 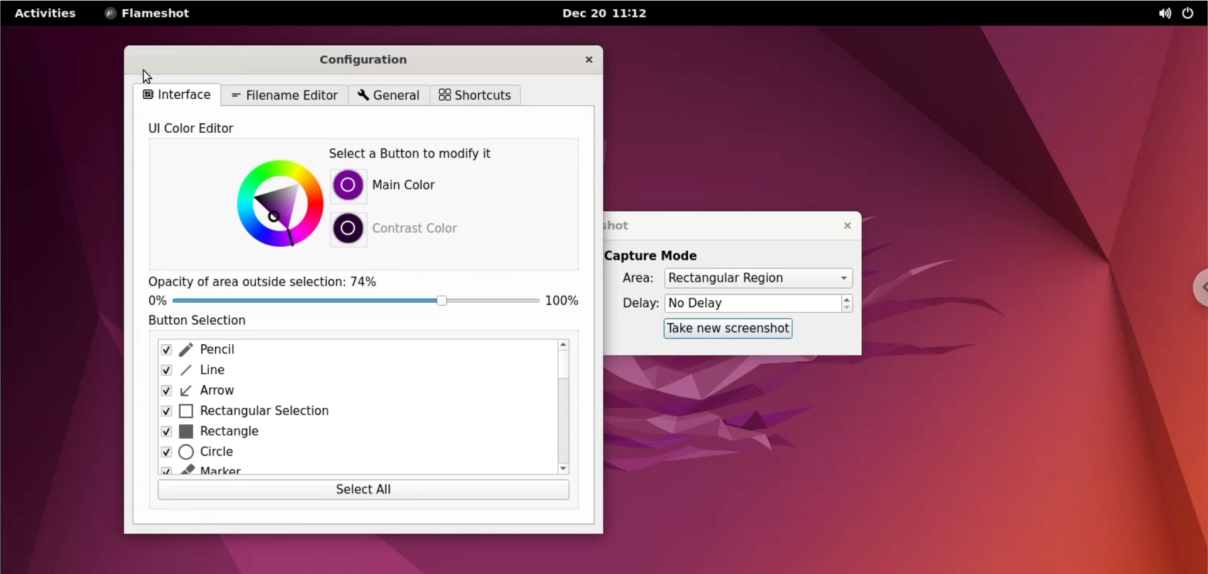 I want to click on rectangular selection checkbox, so click(x=350, y=412).